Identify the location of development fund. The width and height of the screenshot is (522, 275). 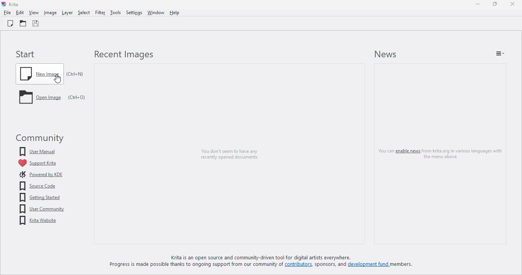
(368, 266).